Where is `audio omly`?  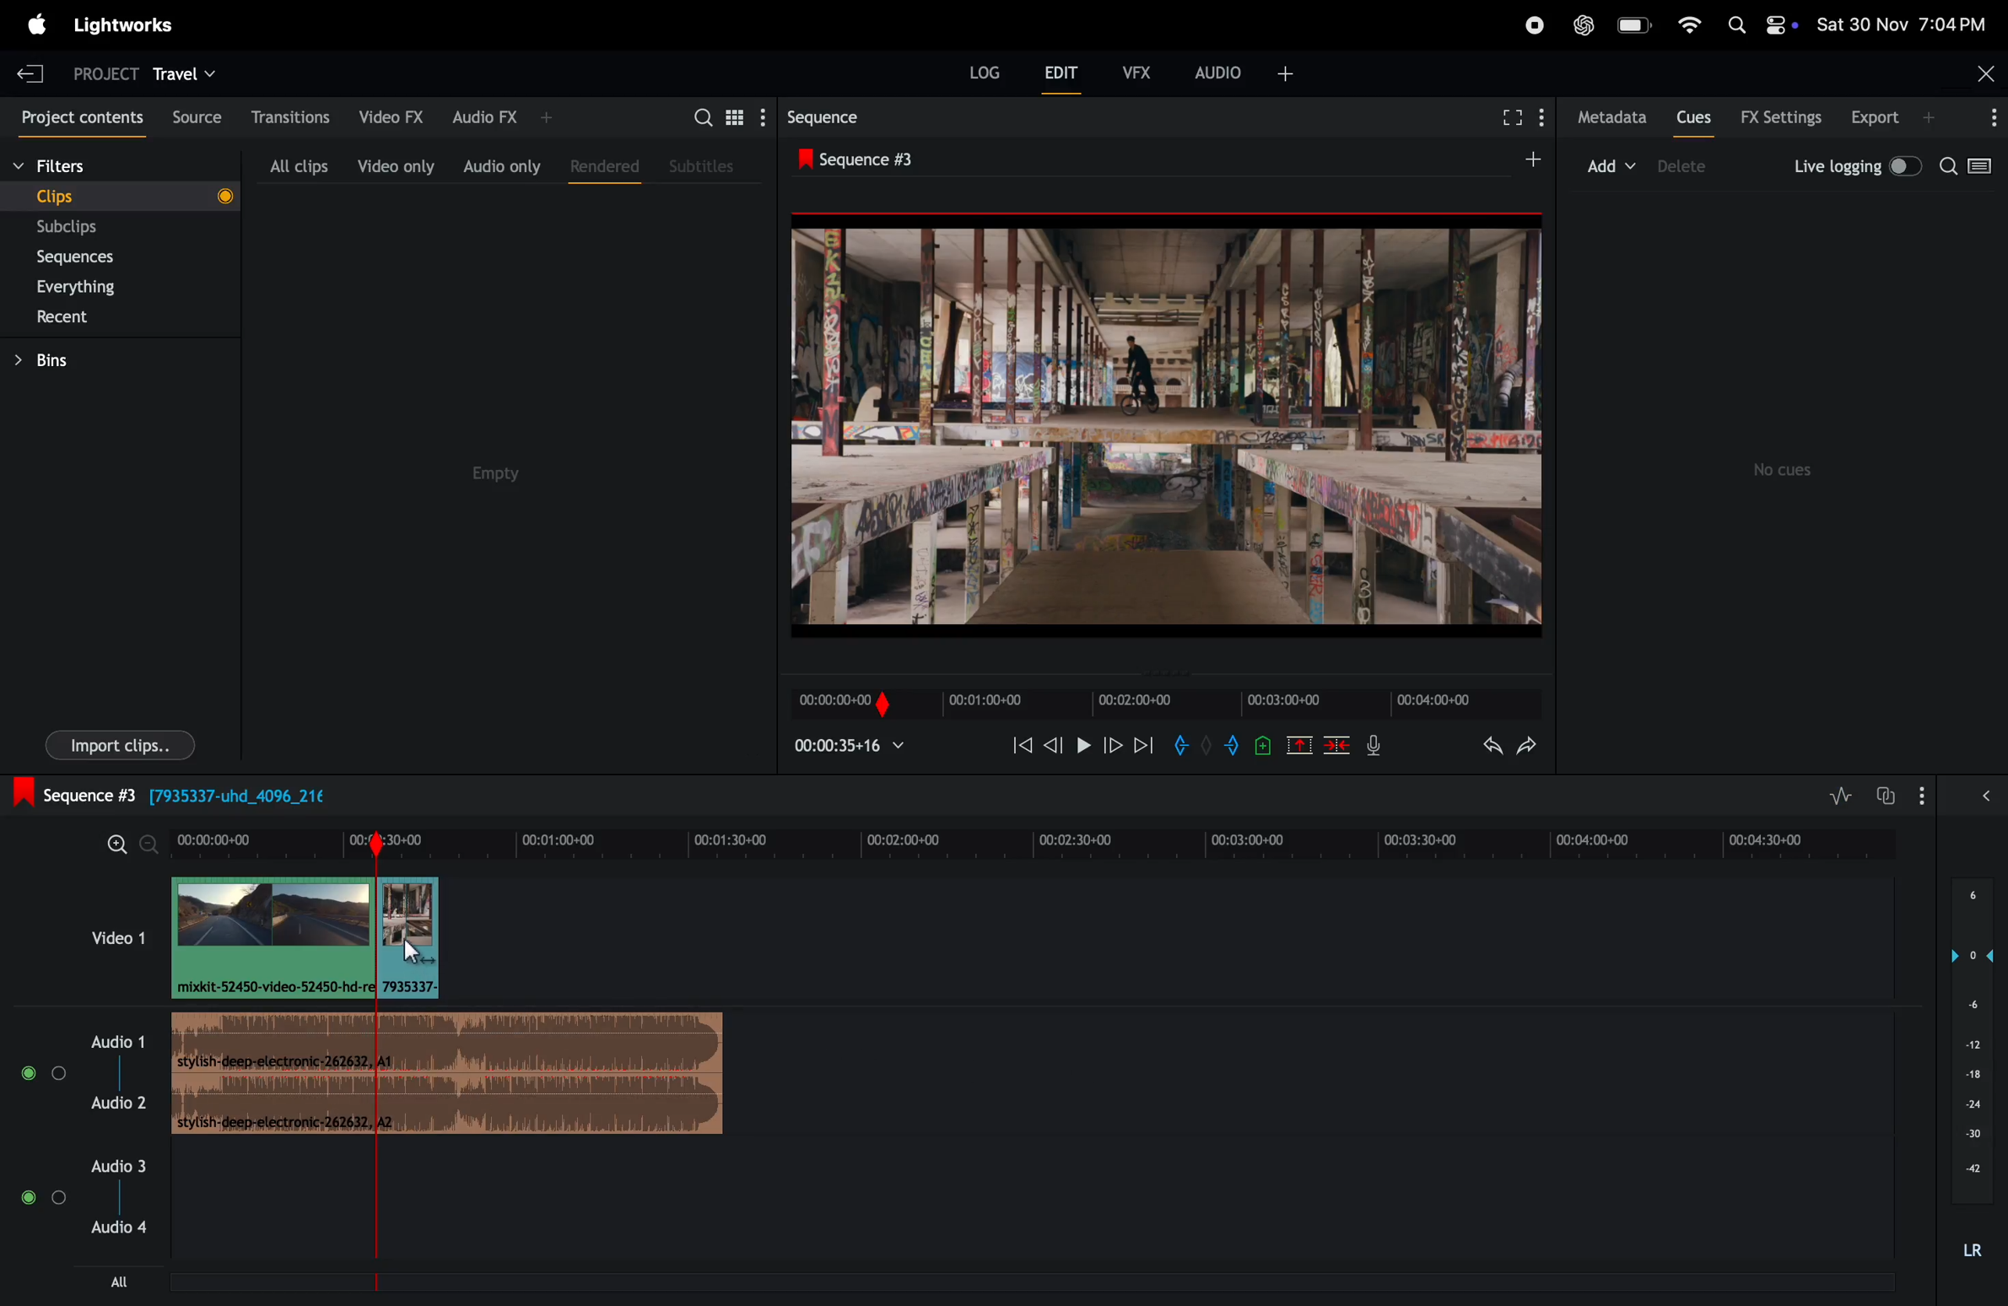
audio omly is located at coordinates (501, 162).